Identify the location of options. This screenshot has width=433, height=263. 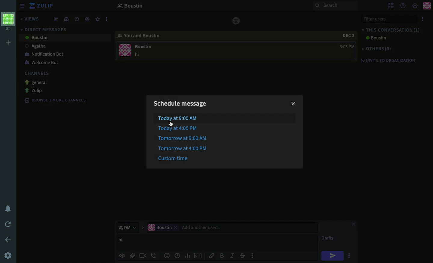
(107, 19).